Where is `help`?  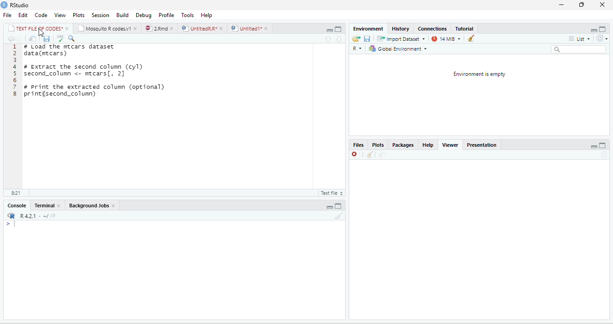
help is located at coordinates (206, 14).